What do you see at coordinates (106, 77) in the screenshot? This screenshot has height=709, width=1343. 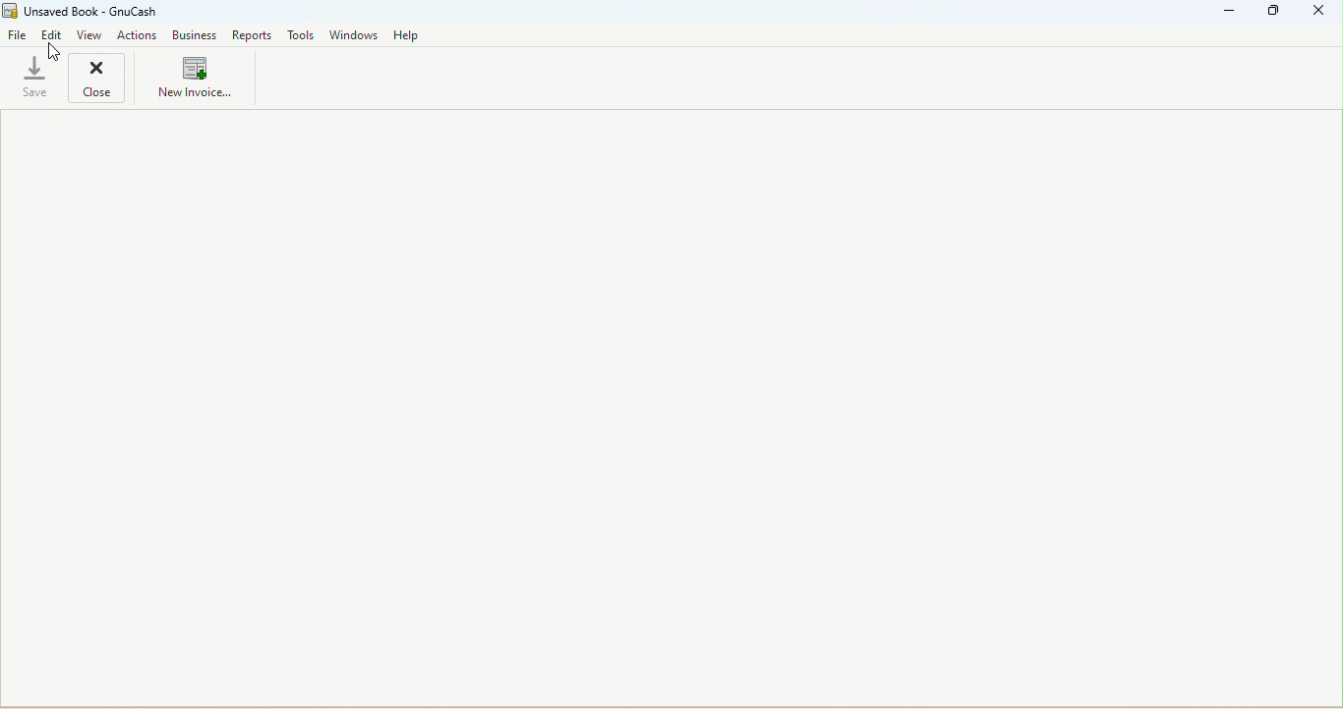 I see `Close` at bounding box center [106, 77].